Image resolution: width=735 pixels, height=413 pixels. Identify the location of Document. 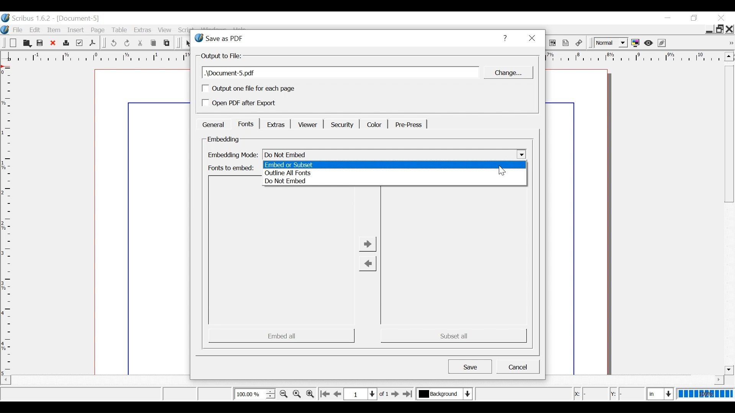
(140, 221).